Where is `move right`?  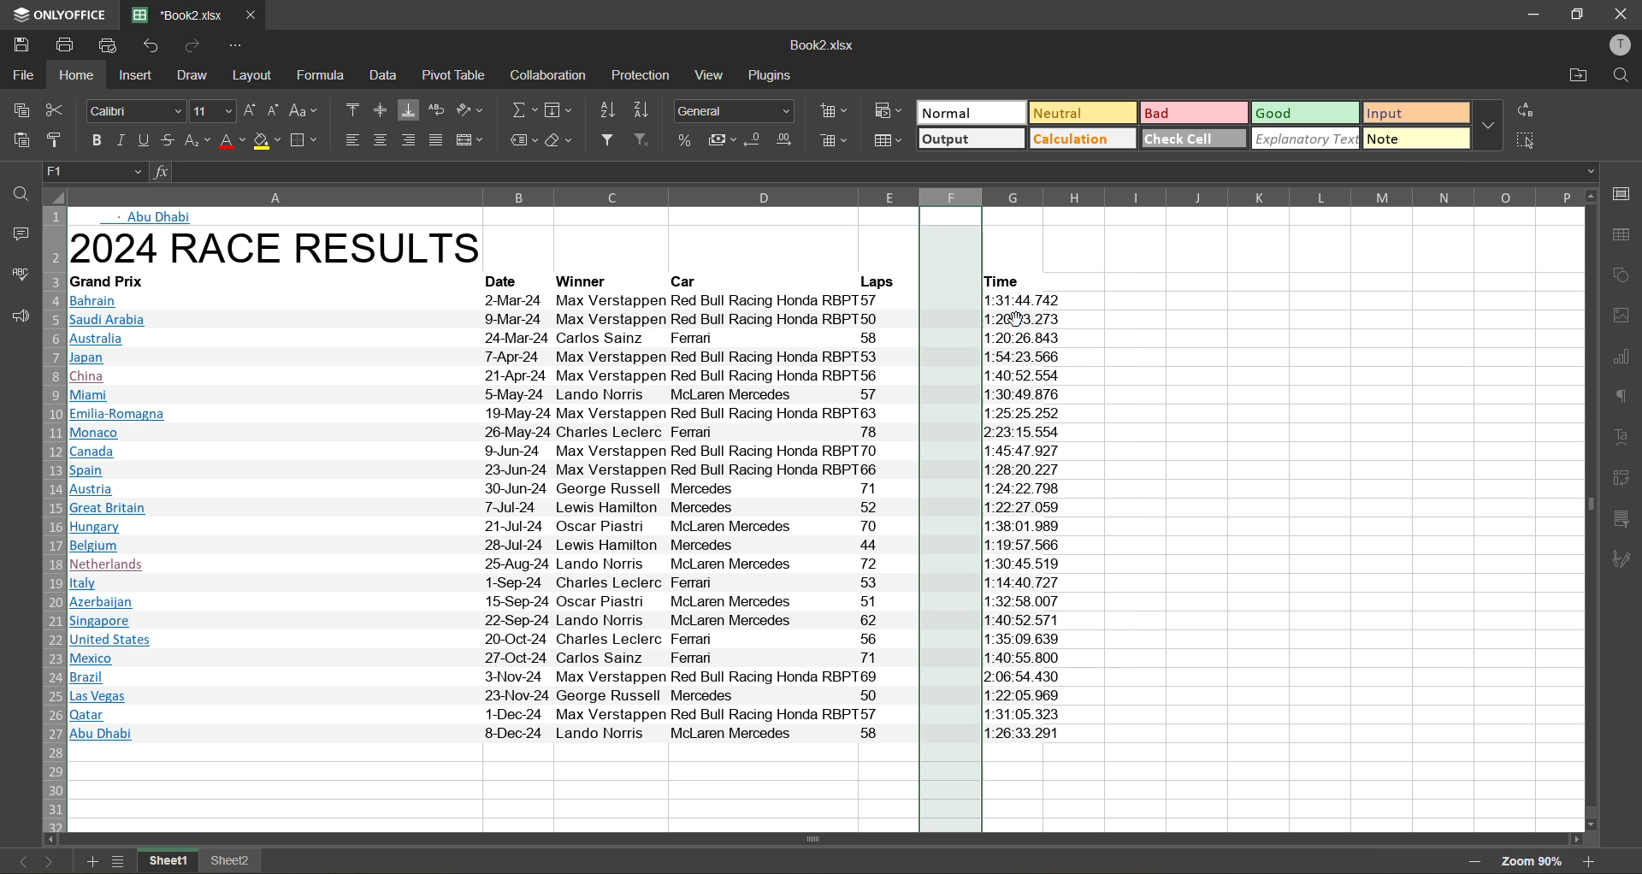 move right is located at coordinates (1579, 841).